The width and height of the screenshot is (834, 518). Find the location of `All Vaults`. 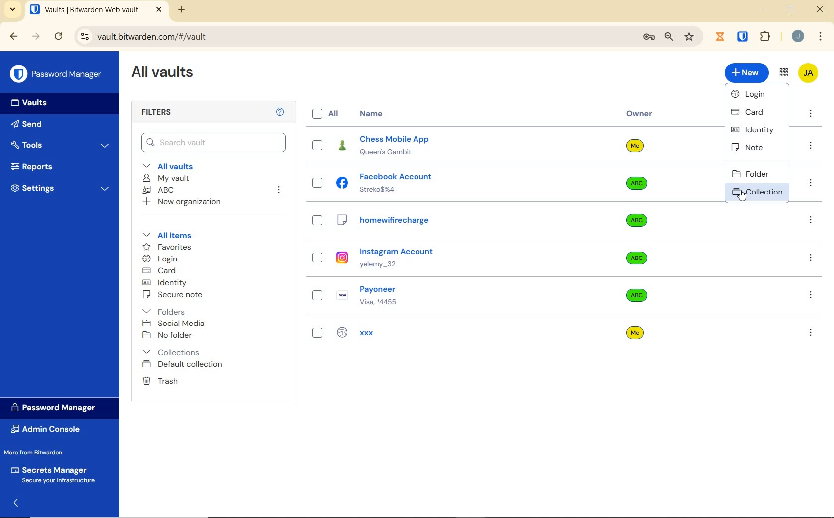

All Vaults is located at coordinates (165, 72).